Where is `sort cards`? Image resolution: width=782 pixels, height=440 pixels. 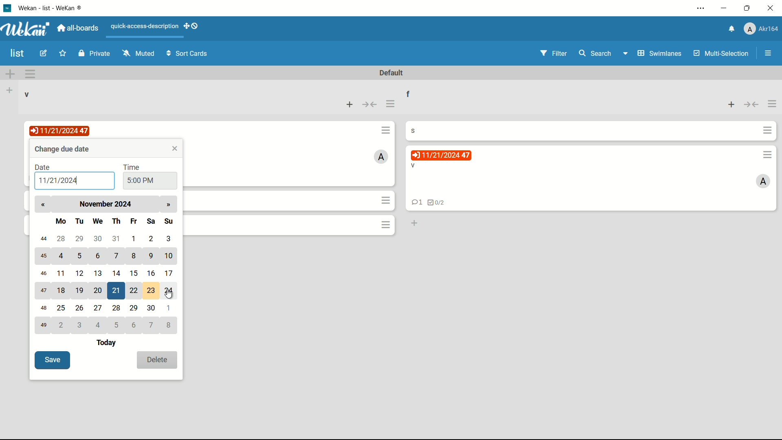
sort cards is located at coordinates (188, 55).